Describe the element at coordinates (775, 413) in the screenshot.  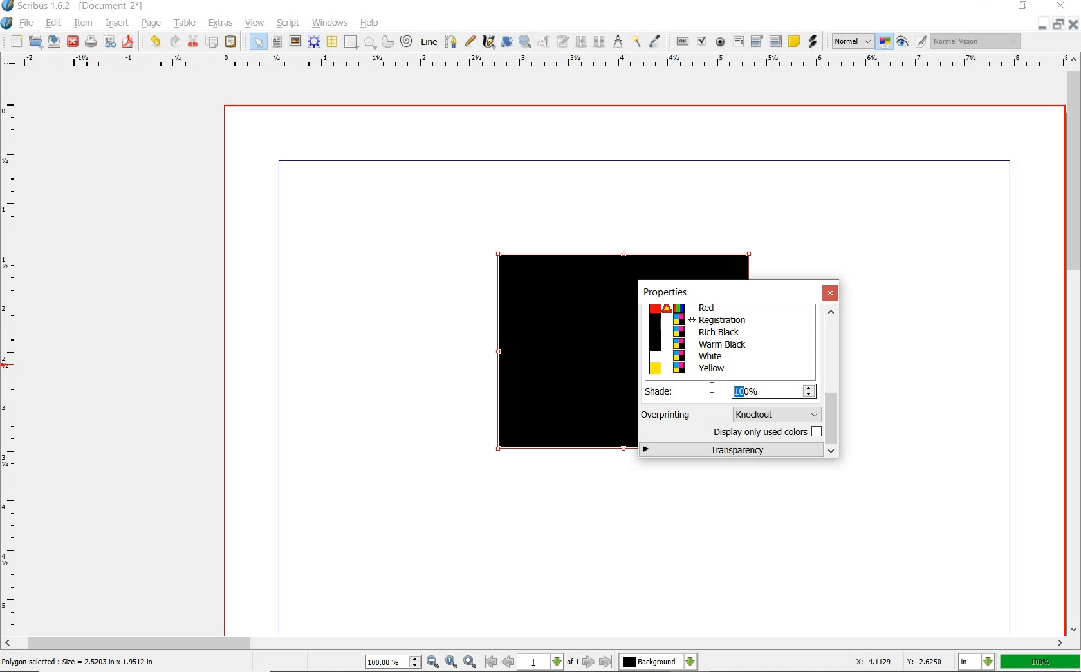
I see `knockout` at that location.